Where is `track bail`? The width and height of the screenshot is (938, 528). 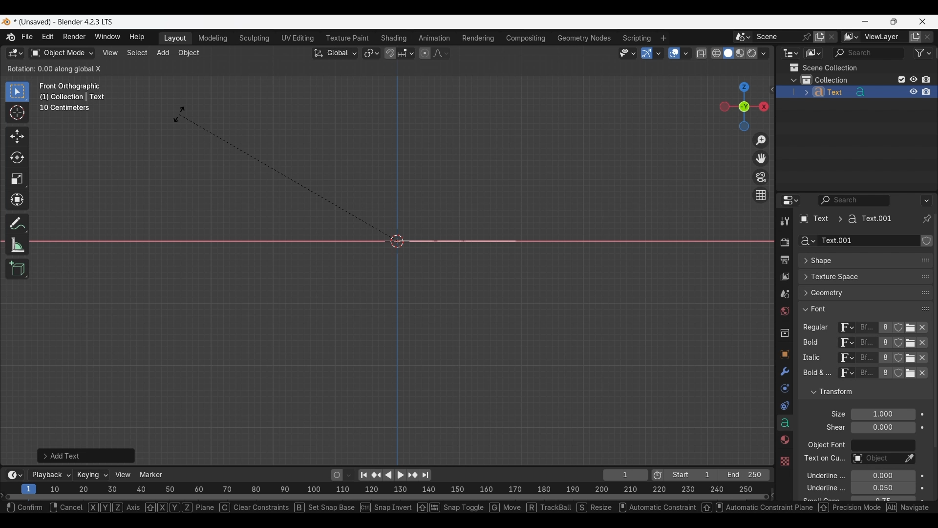
track bail is located at coordinates (548, 508).